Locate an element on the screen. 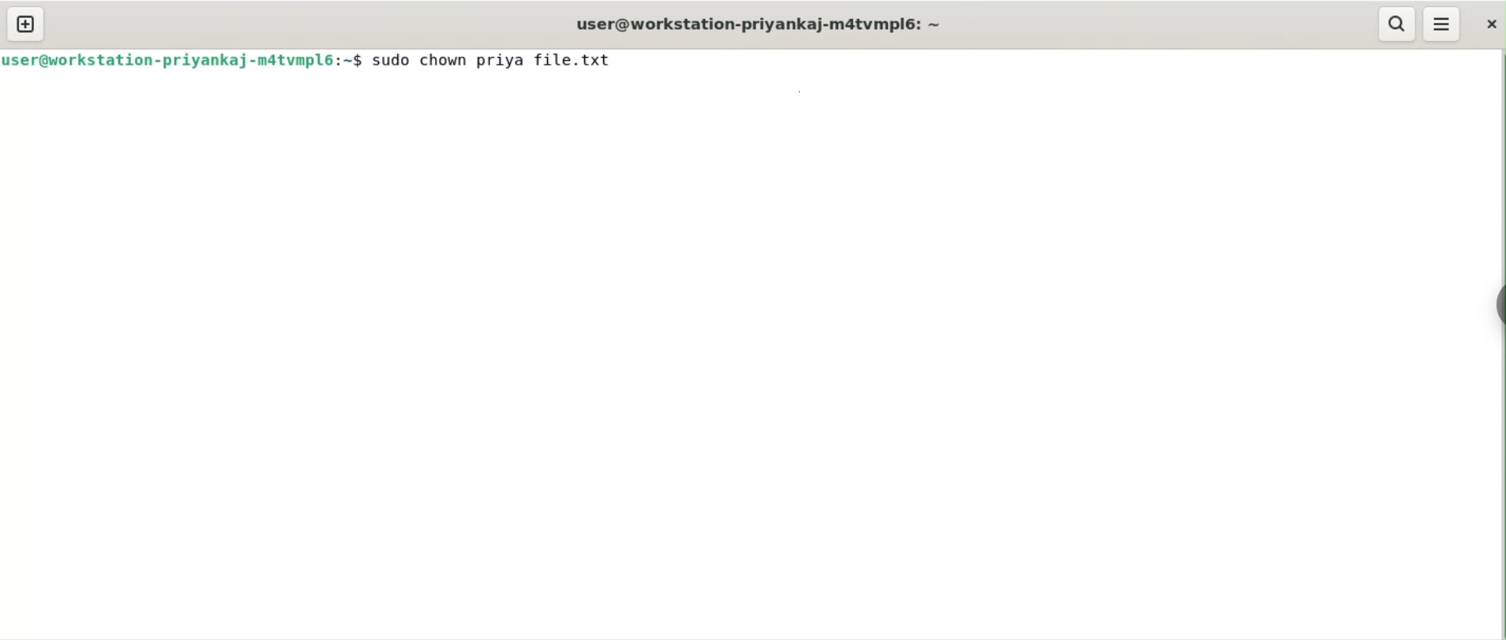 The height and width of the screenshot is (640, 1506). user@workstation-priyankaj-m4tvmlp6:~ is located at coordinates (756, 24).